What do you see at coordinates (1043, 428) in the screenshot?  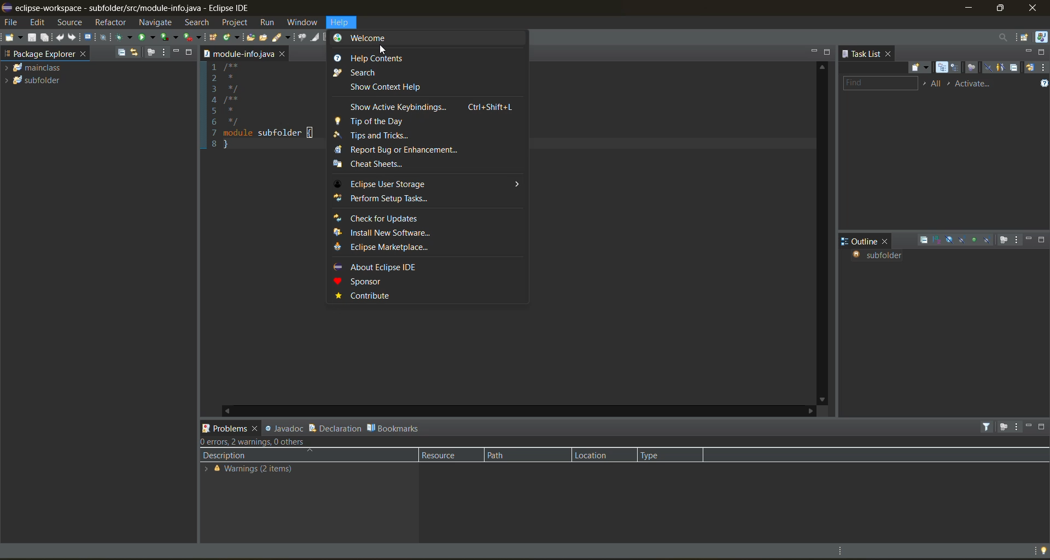 I see `maximize` at bounding box center [1043, 428].